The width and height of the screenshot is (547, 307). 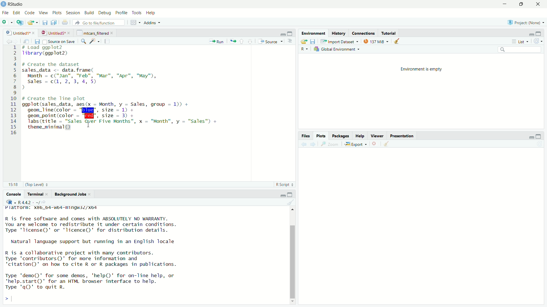 What do you see at coordinates (20, 22) in the screenshot?
I see `create a project` at bounding box center [20, 22].